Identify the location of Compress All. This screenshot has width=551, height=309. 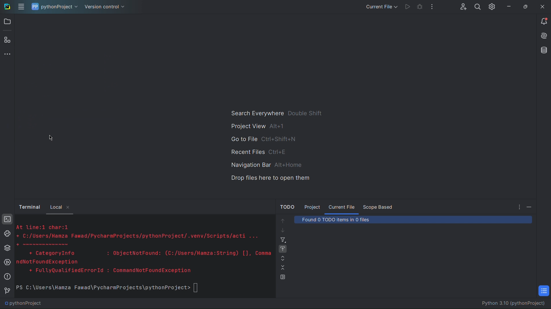
(283, 268).